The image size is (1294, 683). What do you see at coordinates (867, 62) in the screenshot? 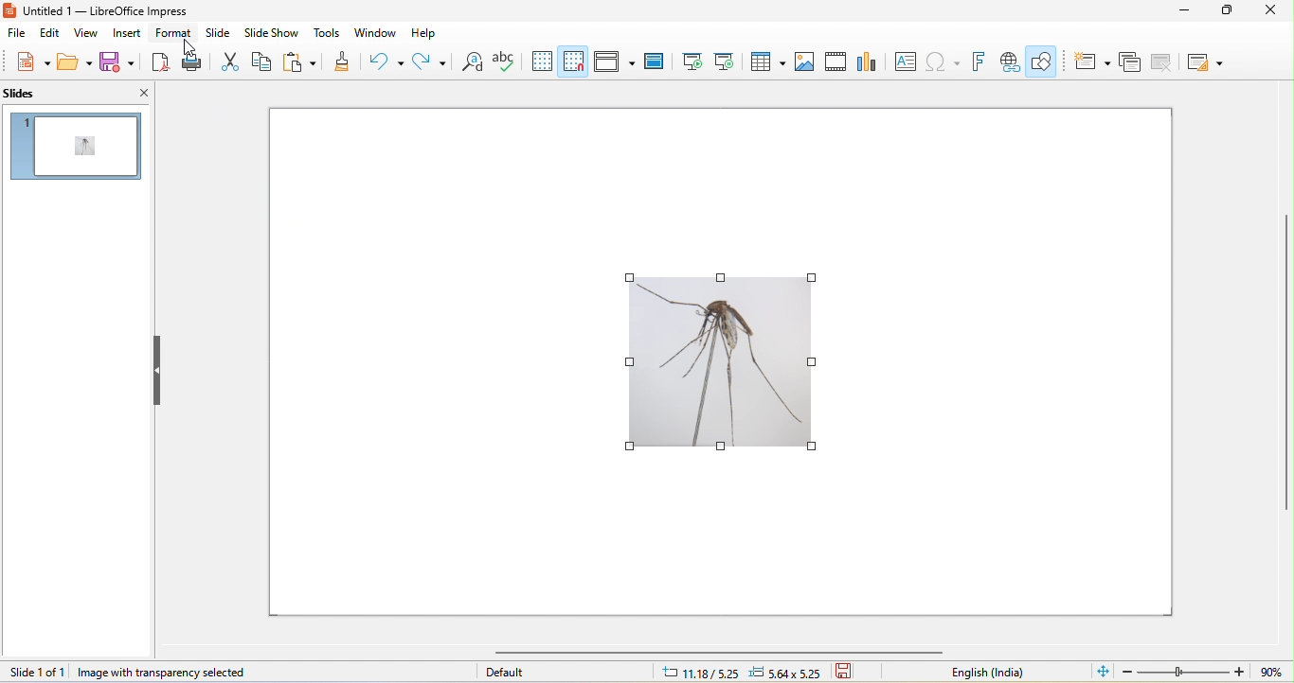
I see `chart` at bounding box center [867, 62].